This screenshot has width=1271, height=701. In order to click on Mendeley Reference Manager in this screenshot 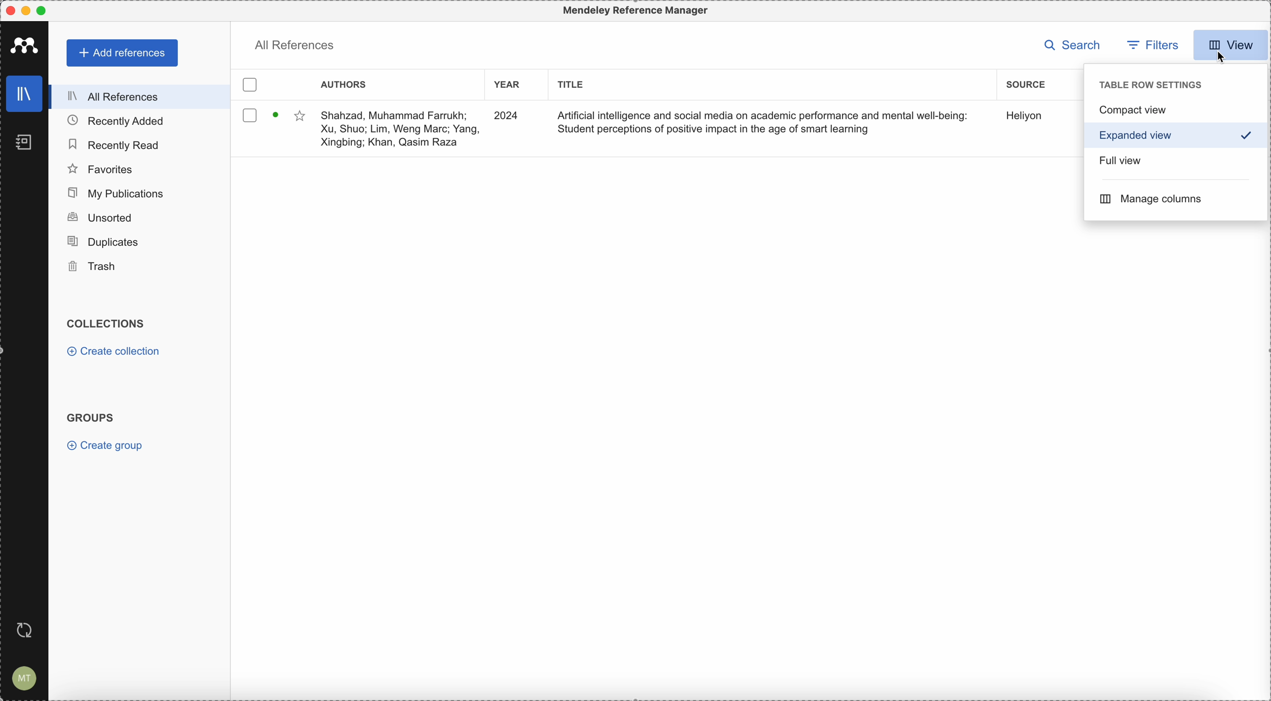, I will do `click(633, 10)`.